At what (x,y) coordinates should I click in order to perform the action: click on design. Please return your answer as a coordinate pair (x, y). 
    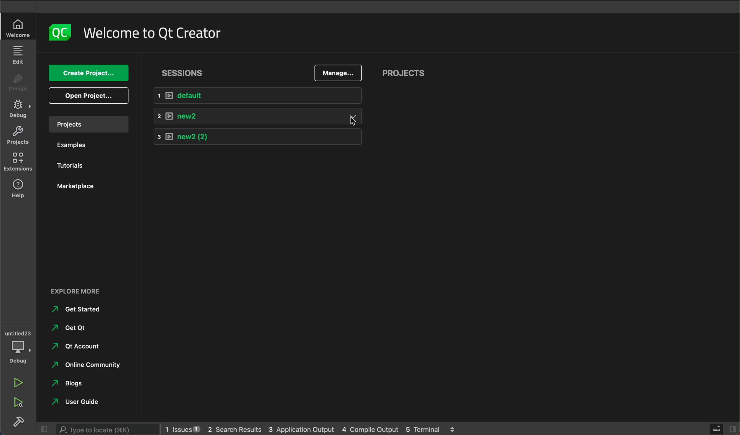
    Looking at the image, I should click on (18, 82).